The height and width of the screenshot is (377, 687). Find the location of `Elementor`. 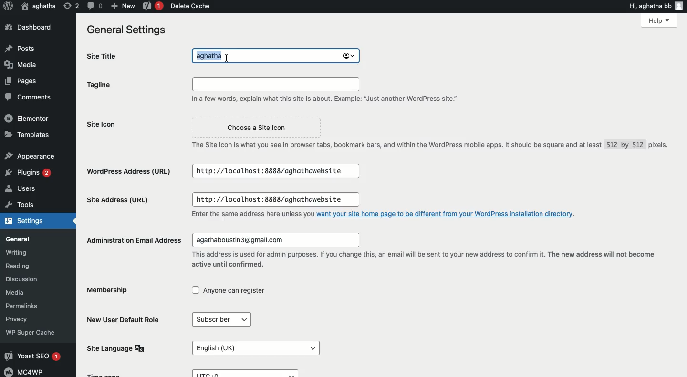

Elementor is located at coordinates (25, 118).